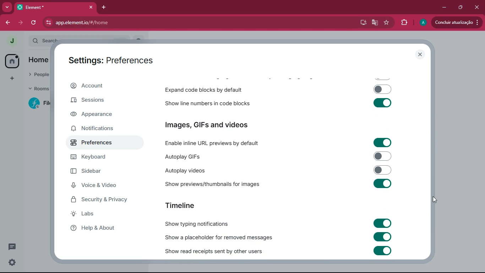 The image size is (485, 273). I want to click on voice & video, so click(98, 186).